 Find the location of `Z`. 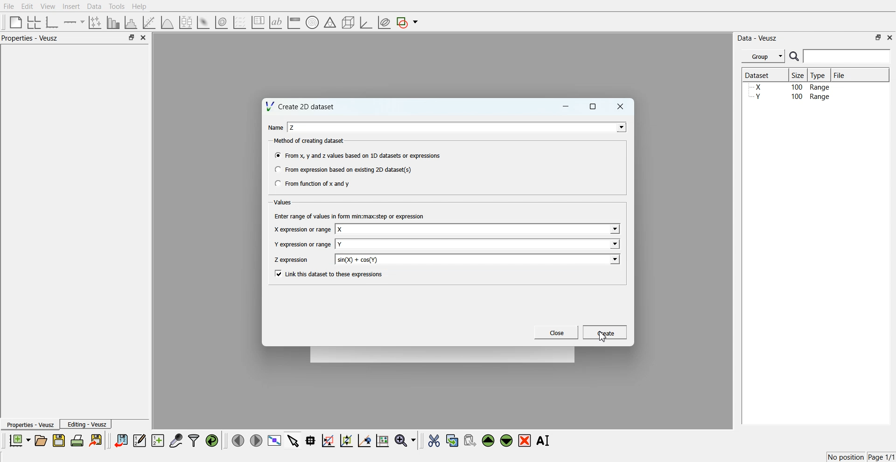

Z is located at coordinates (293, 127).